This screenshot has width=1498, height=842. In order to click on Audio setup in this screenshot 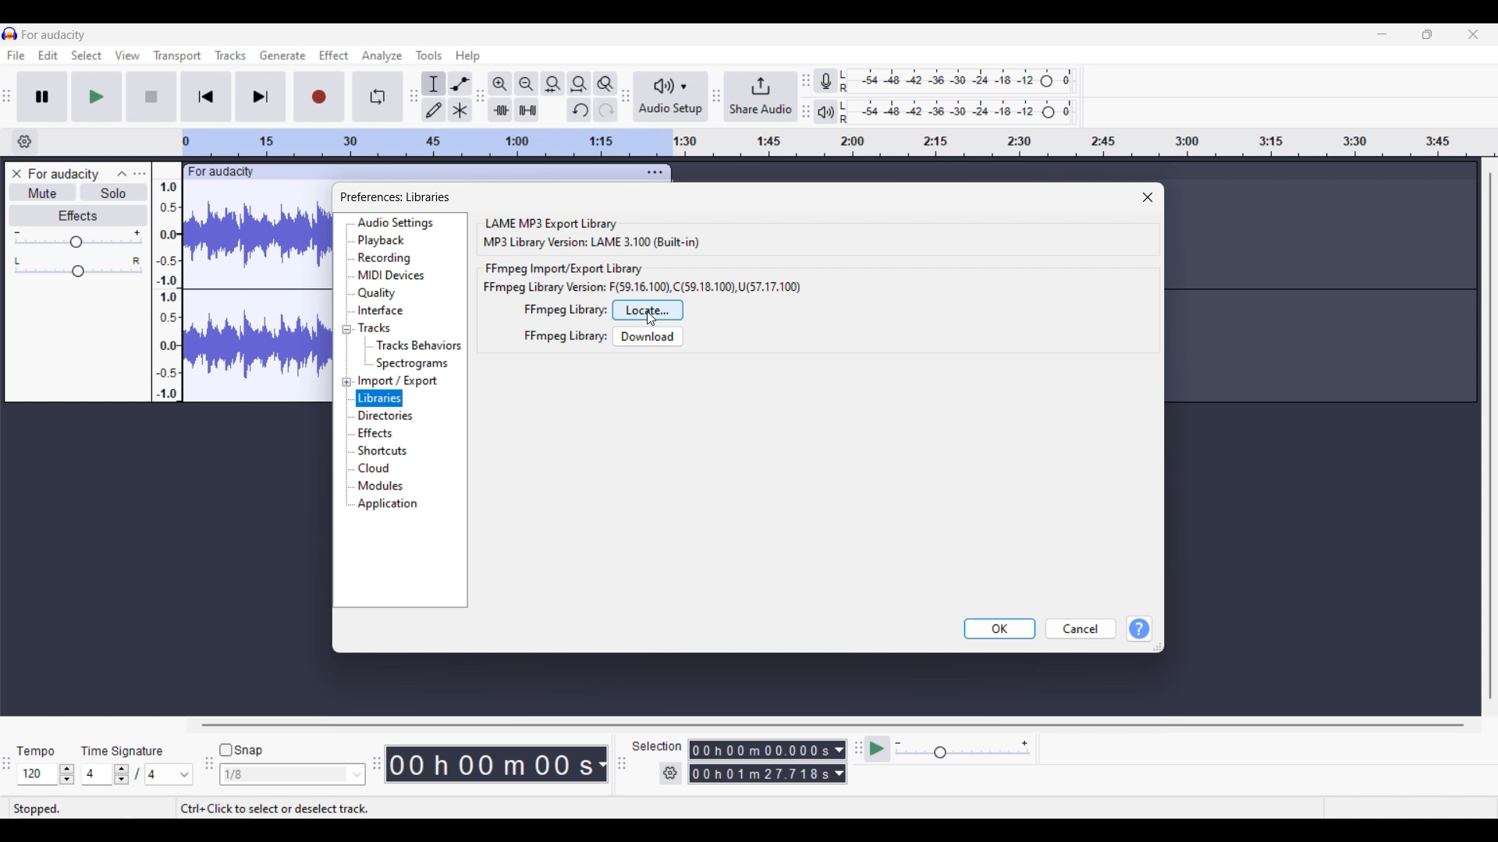, I will do `click(670, 97)`.